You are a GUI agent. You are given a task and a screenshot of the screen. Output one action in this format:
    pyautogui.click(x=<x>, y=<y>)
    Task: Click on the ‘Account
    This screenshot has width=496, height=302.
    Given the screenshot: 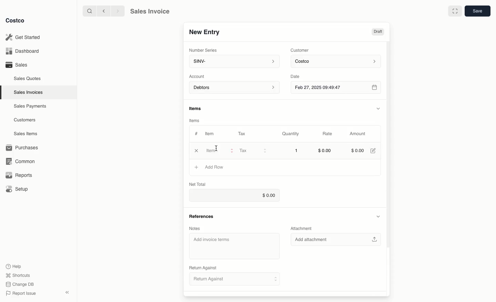 What is the action you would take?
    pyautogui.click(x=198, y=76)
    